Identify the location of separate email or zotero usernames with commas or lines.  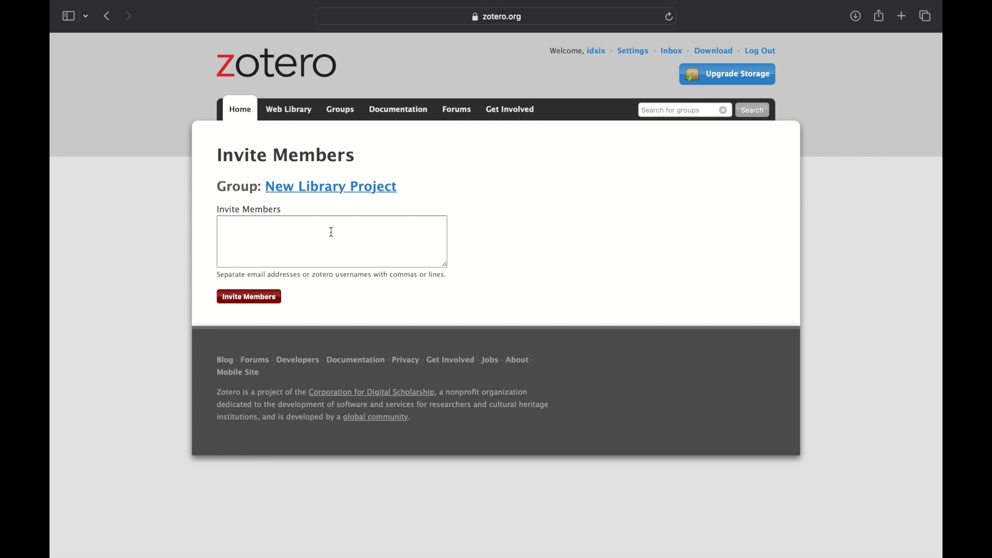
(330, 276).